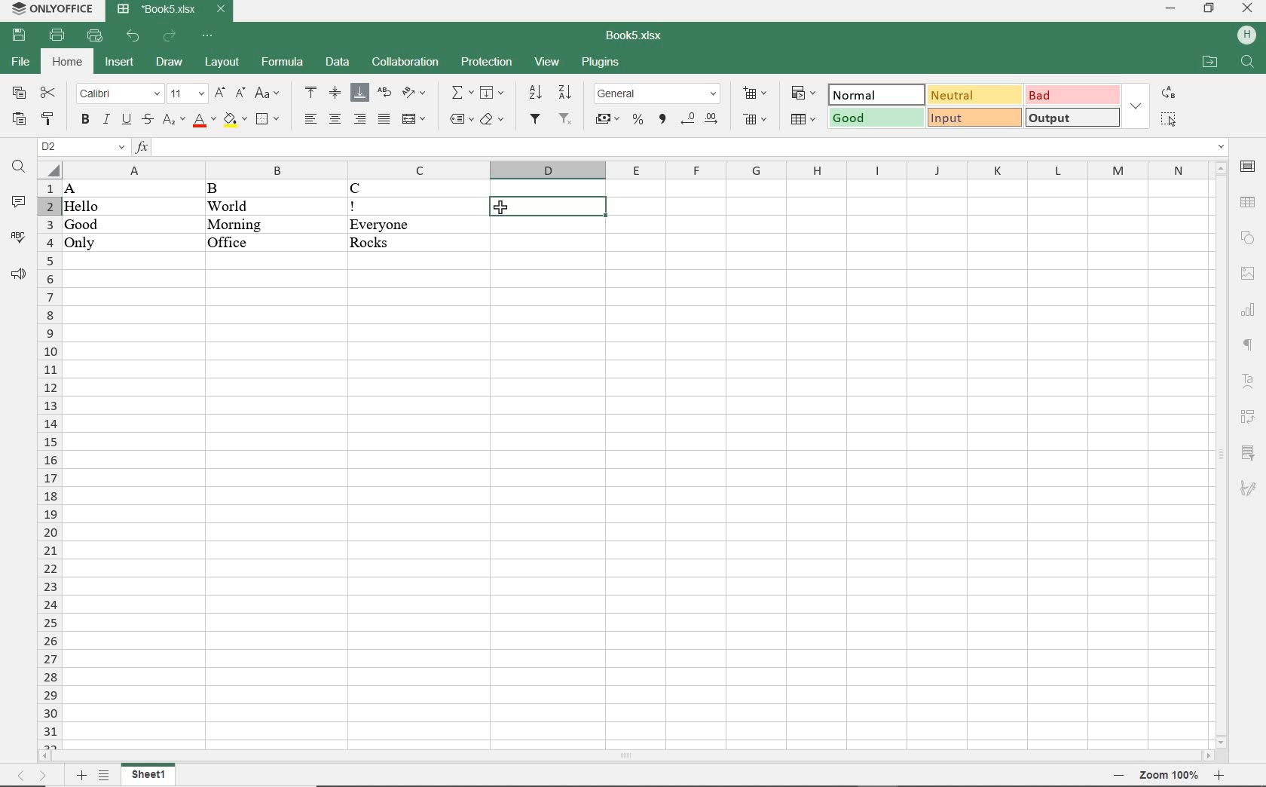 The image size is (1266, 787). Describe the element at coordinates (308, 118) in the screenshot. I see `align left` at that location.